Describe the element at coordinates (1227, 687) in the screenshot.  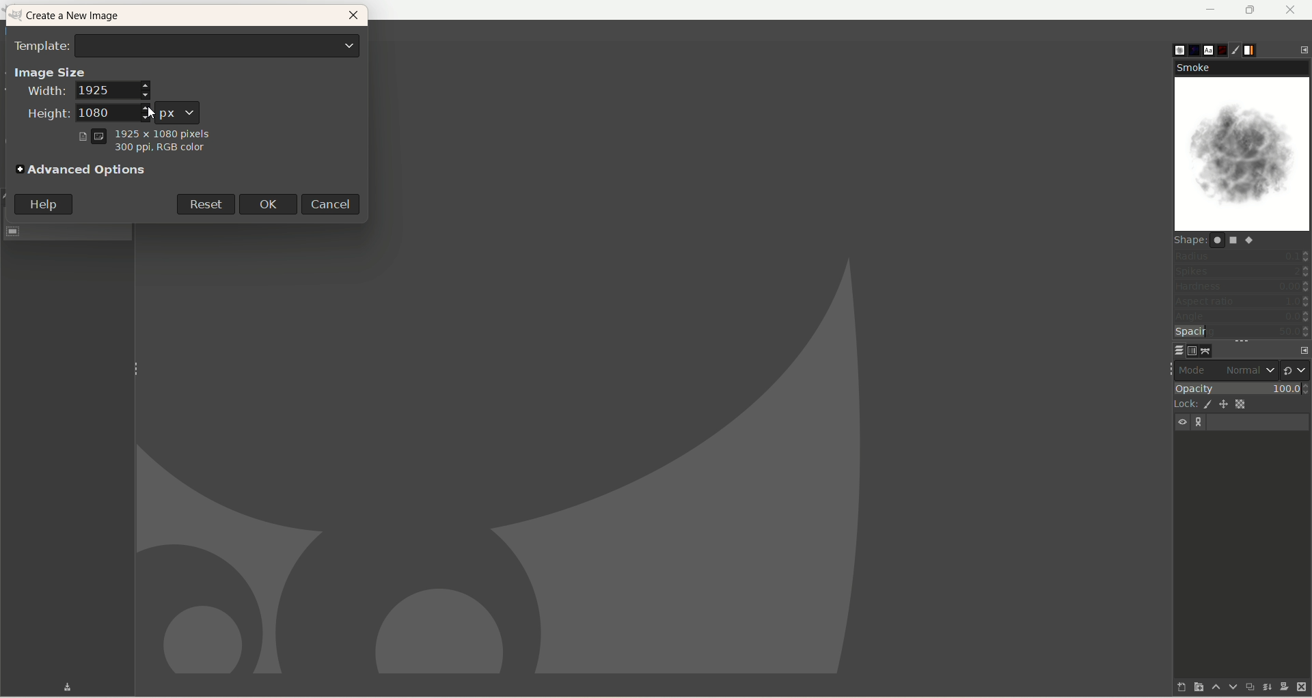
I see `lower this layer one step` at that location.